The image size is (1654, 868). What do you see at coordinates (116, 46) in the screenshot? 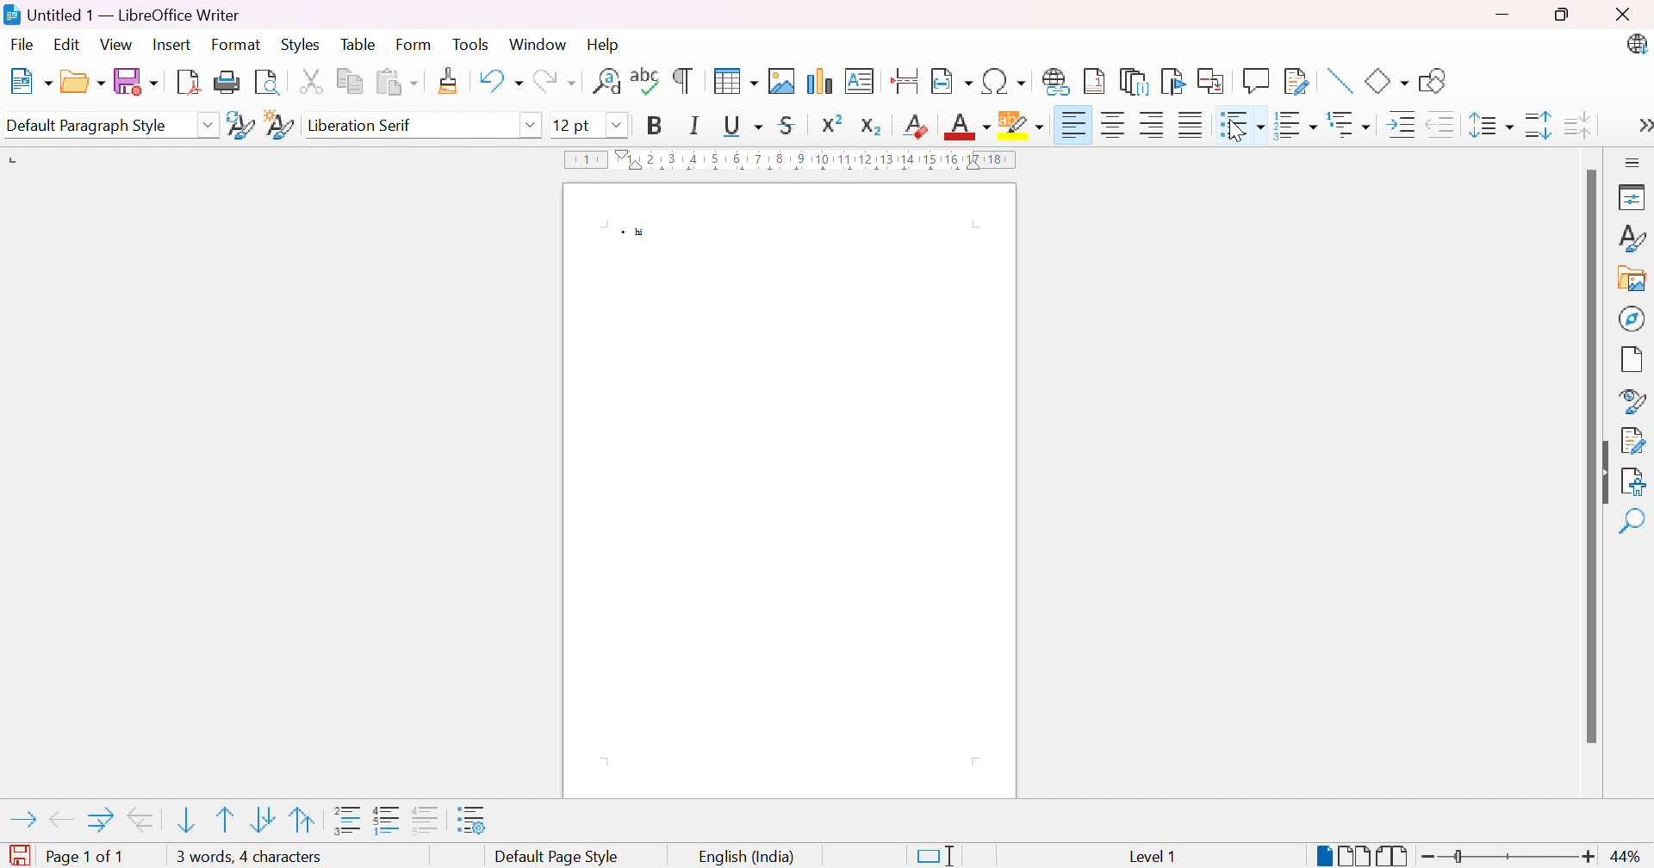
I see `View` at bounding box center [116, 46].